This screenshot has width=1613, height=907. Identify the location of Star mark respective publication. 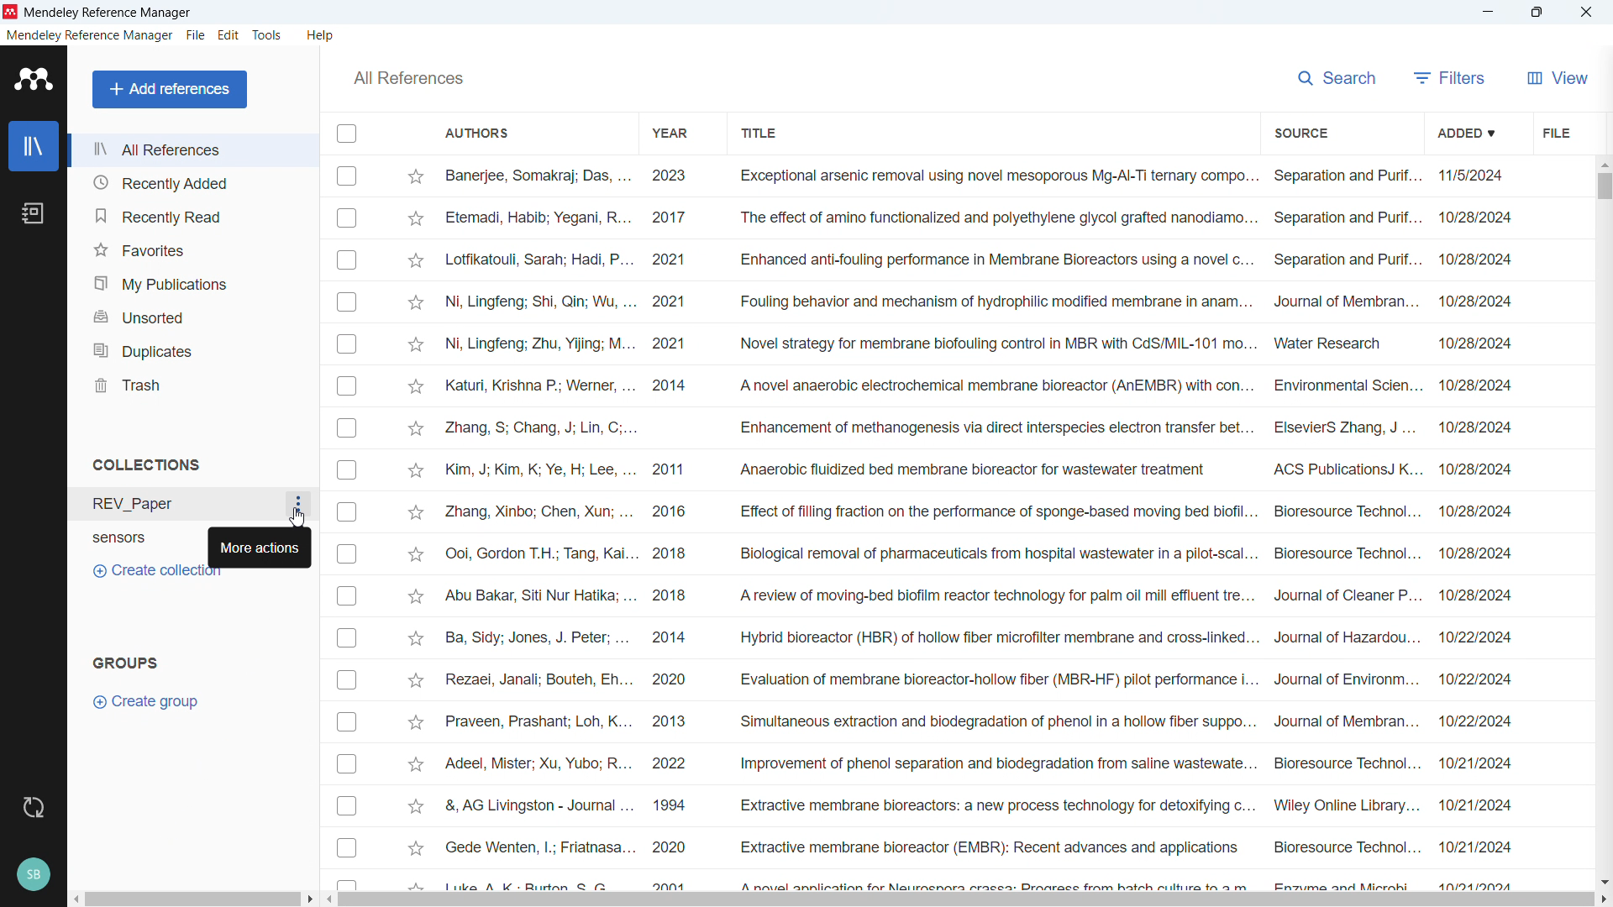
(415, 806).